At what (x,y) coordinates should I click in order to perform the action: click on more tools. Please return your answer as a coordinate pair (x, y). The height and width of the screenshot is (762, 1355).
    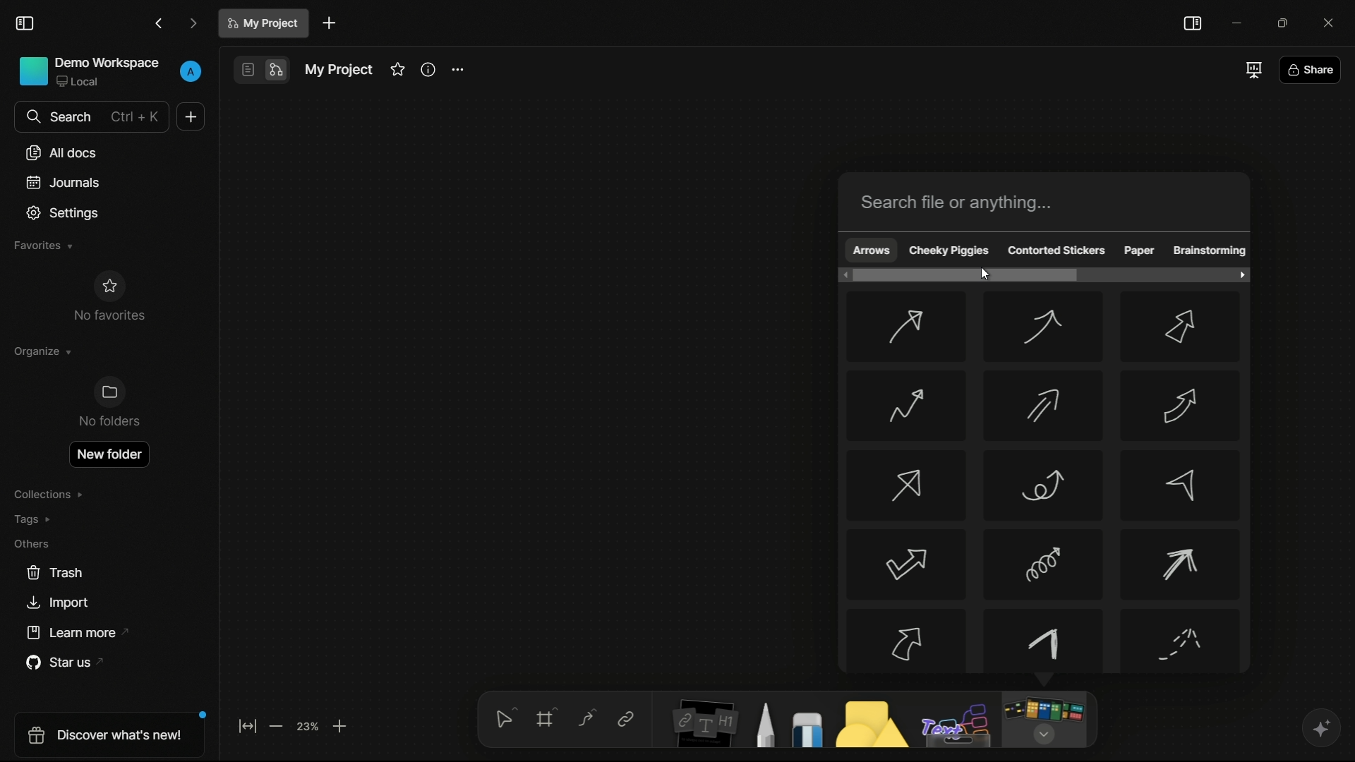
    Looking at the image, I should click on (1043, 720).